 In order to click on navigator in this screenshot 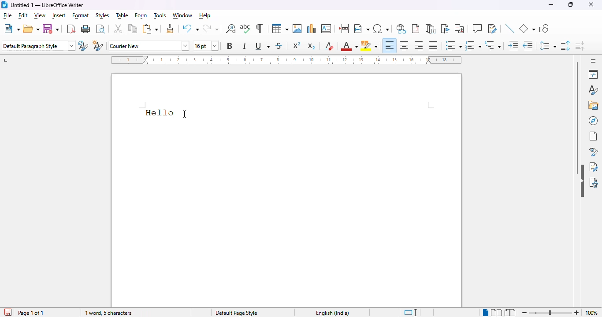, I will do `click(594, 121)`.